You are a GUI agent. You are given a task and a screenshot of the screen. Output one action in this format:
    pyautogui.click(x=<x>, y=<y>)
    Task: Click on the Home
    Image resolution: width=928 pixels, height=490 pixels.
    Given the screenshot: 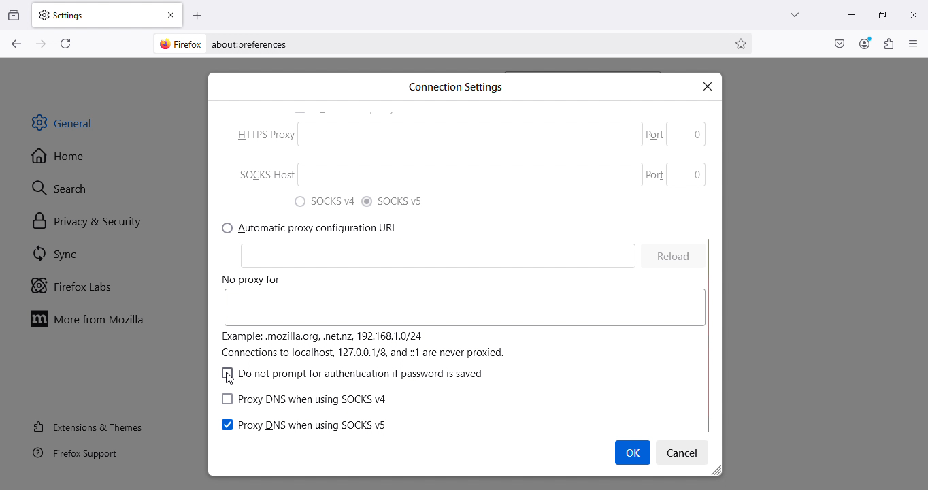 What is the action you would take?
    pyautogui.click(x=59, y=157)
    